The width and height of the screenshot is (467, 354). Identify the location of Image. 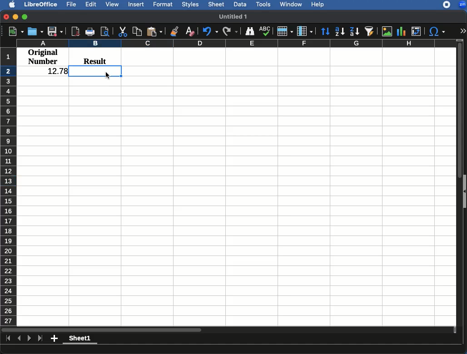
(387, 31).